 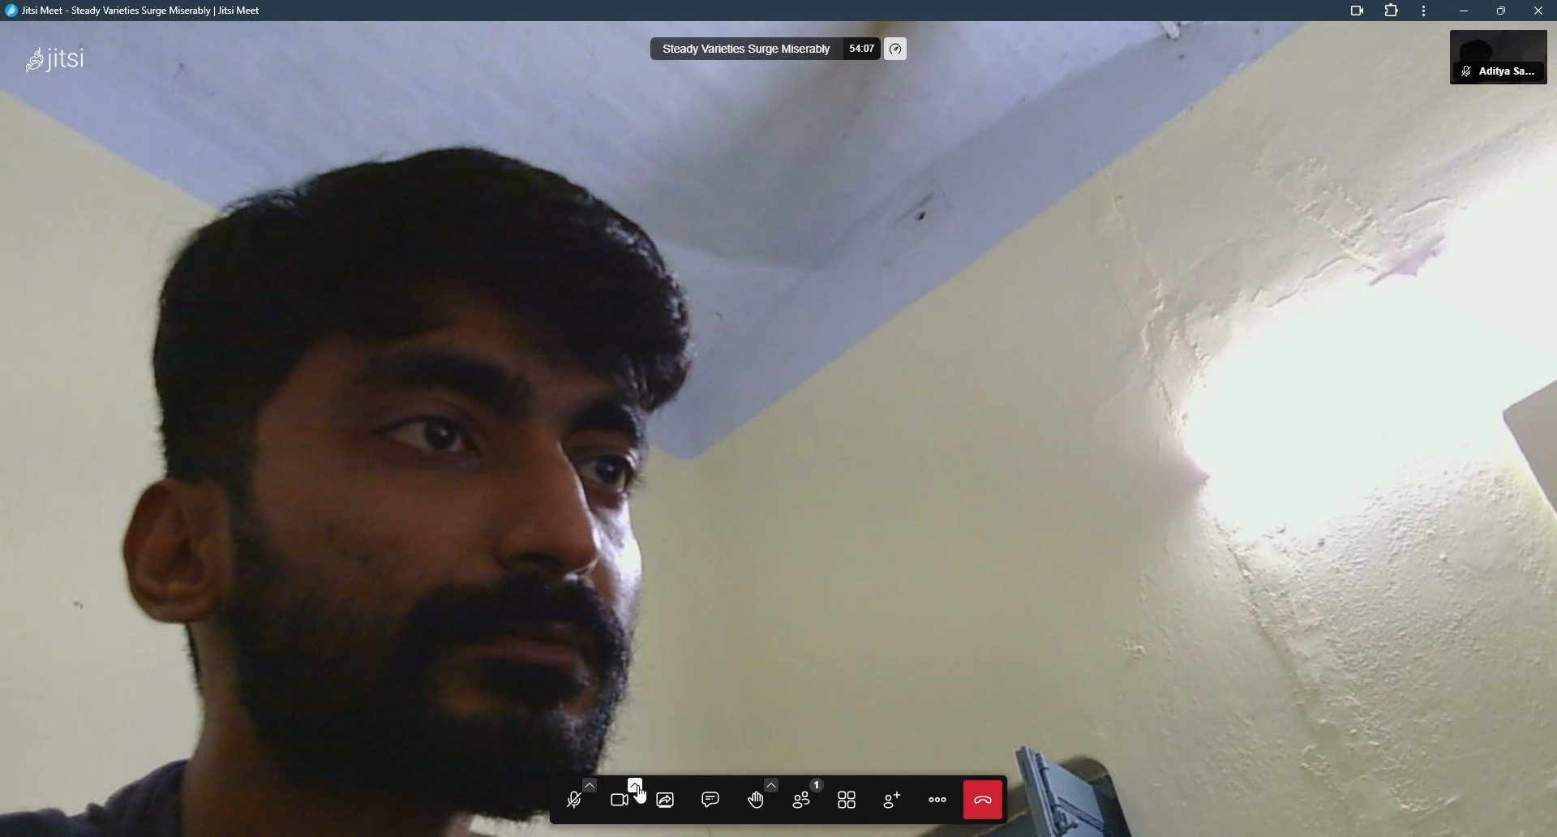 I want to click on jitsi, so click(x=136, y=15).